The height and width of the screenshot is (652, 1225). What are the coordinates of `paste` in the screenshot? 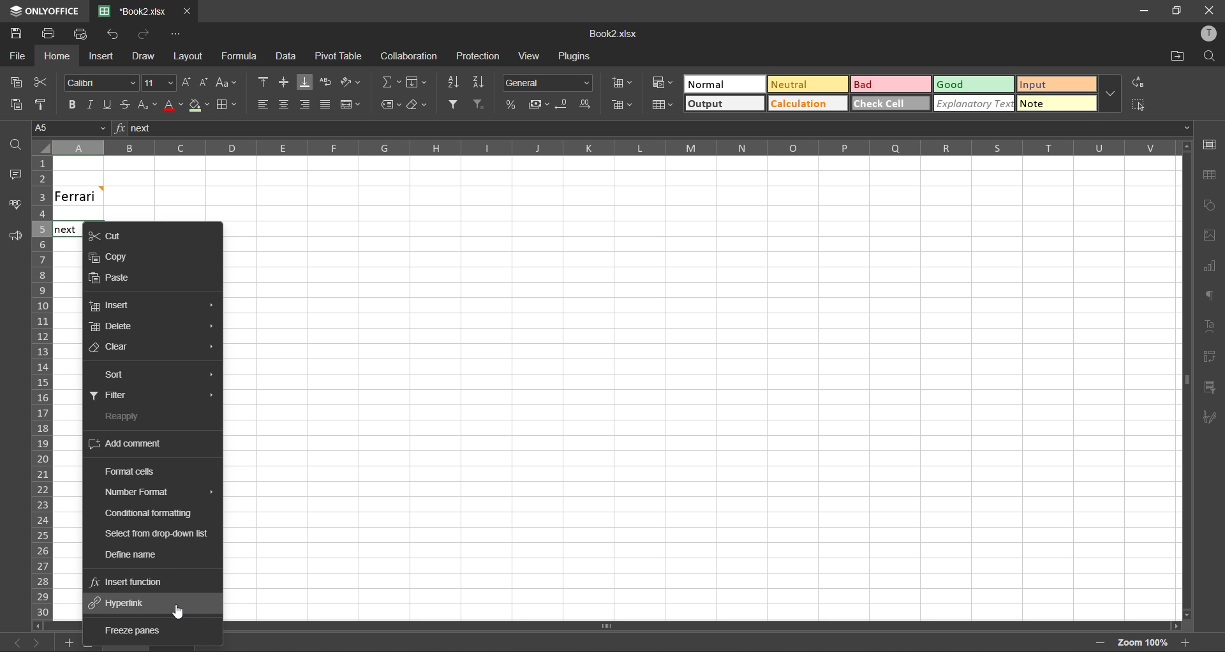 It's located at (12, 103).